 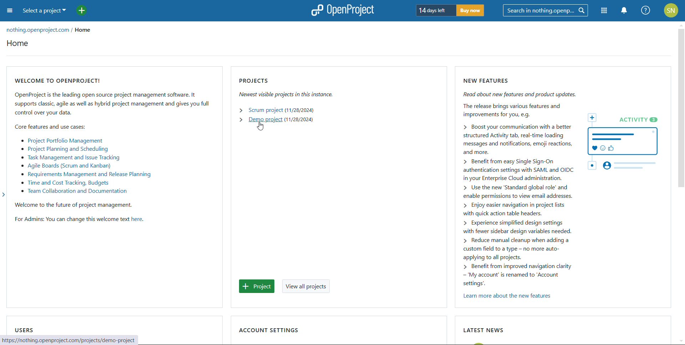 I want to click on projects, so click(x=286, y=87).